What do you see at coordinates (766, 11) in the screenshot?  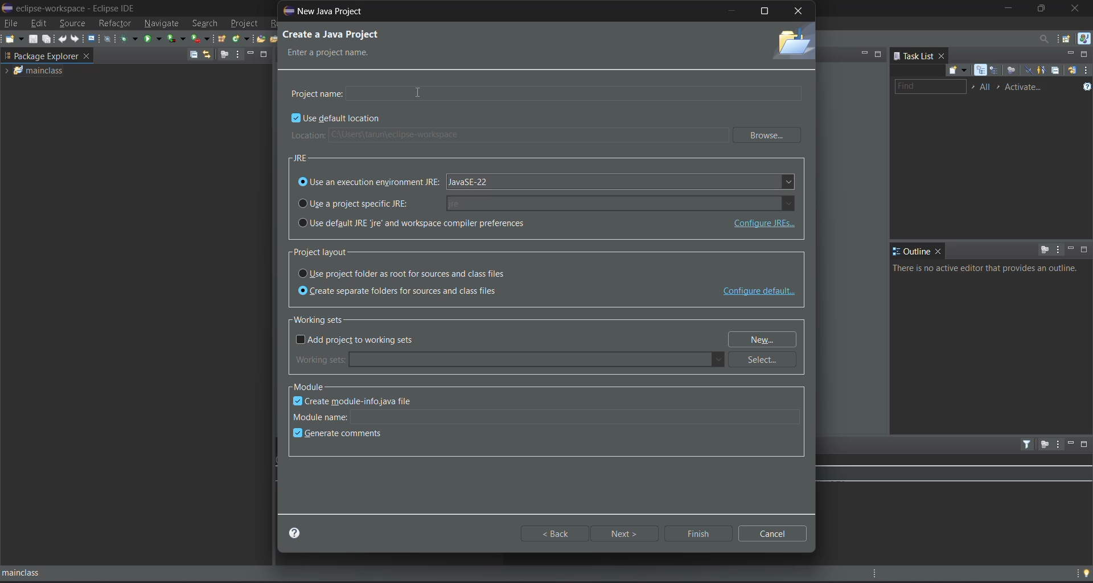 I see `maximize` at bounding box center [766, 11].